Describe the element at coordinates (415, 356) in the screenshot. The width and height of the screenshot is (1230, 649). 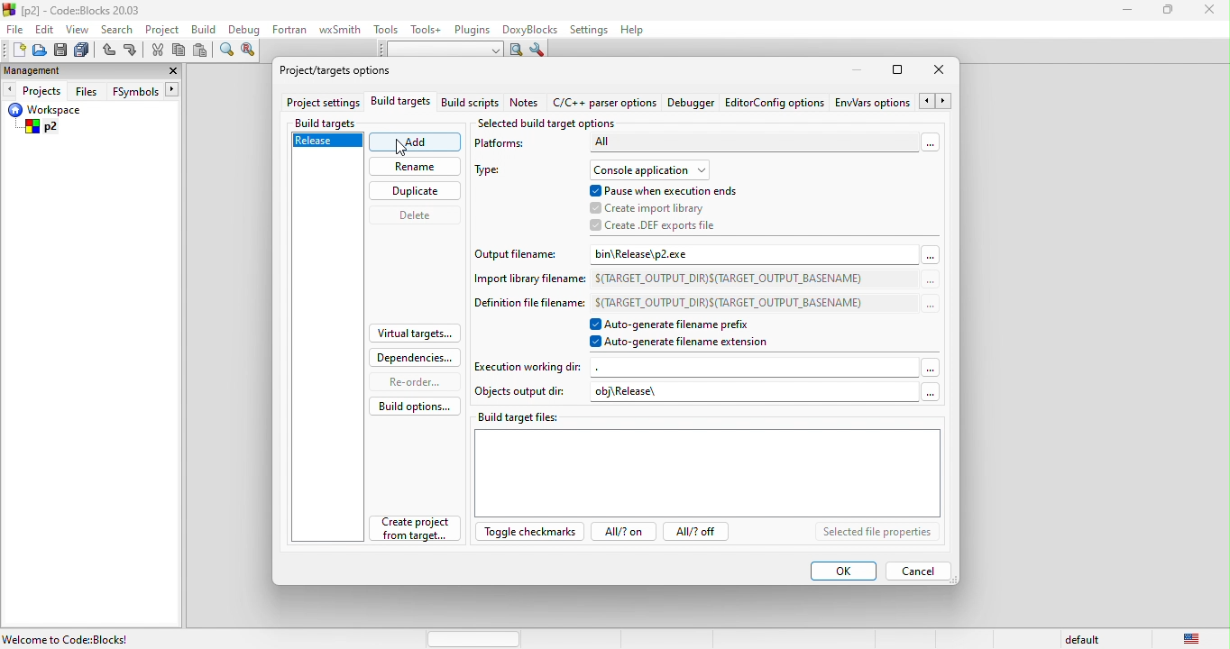
I see `dependencies` at that location.